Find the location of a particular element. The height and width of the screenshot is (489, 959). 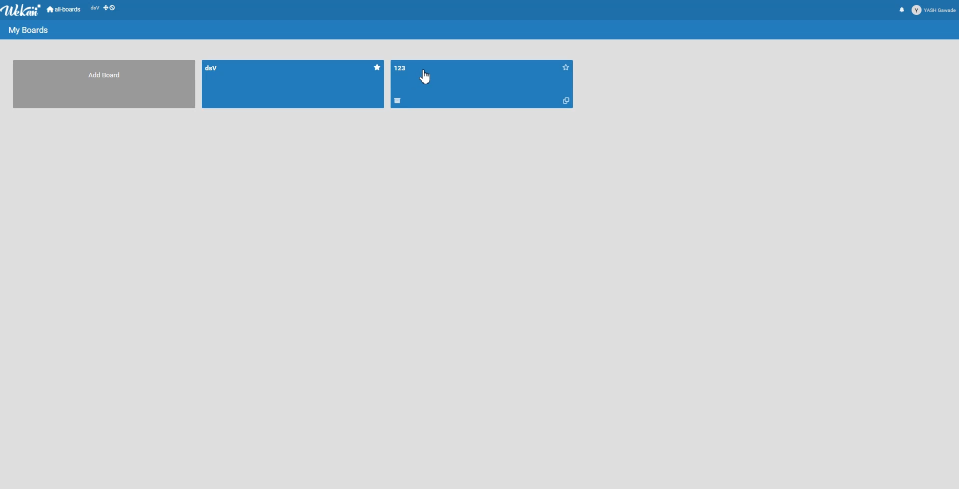

Delete is located at coordinates (397, 101).